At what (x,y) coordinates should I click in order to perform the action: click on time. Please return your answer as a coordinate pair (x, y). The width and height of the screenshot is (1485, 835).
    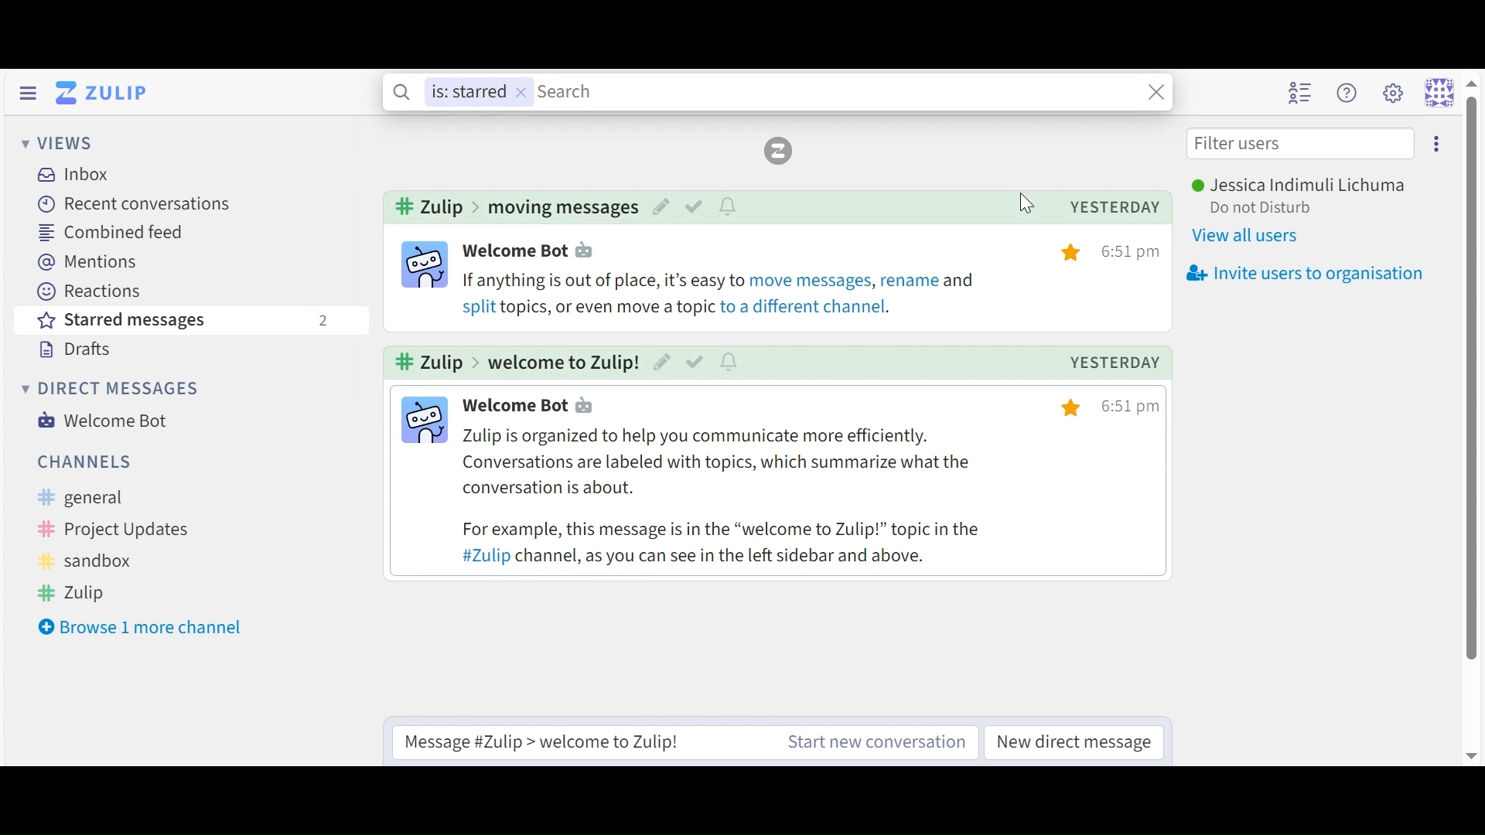
    Looking at the image, I should click on (1132, 404).